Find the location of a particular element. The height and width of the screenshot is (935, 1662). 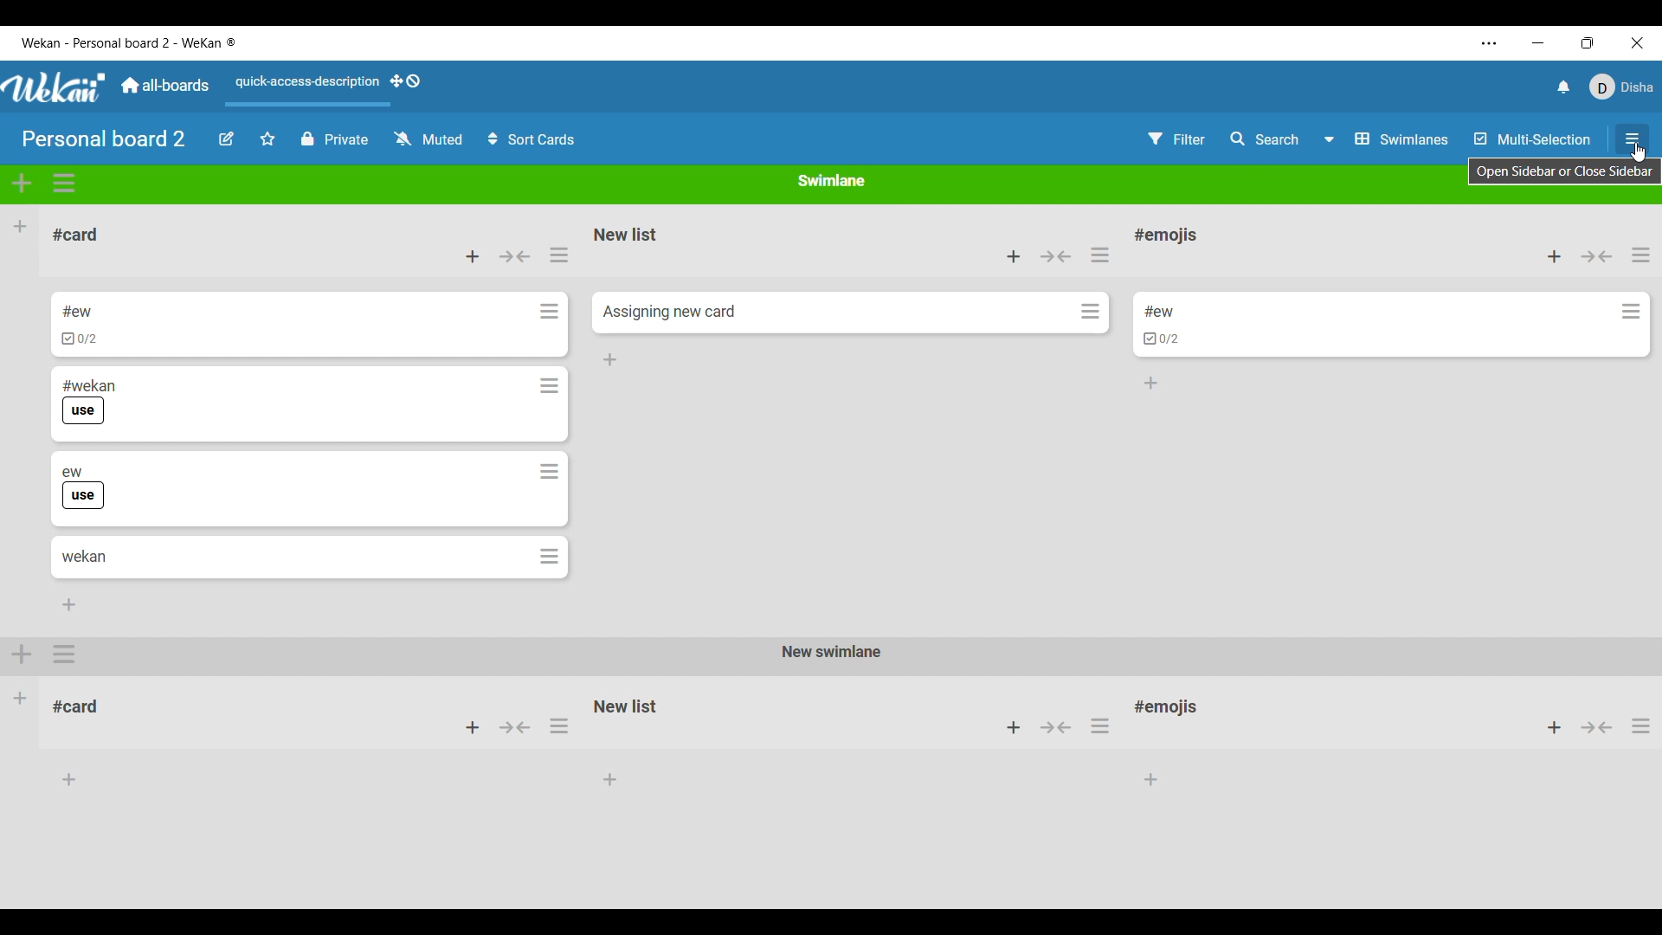

Multi-selection is located at coordinates (1532, 139).